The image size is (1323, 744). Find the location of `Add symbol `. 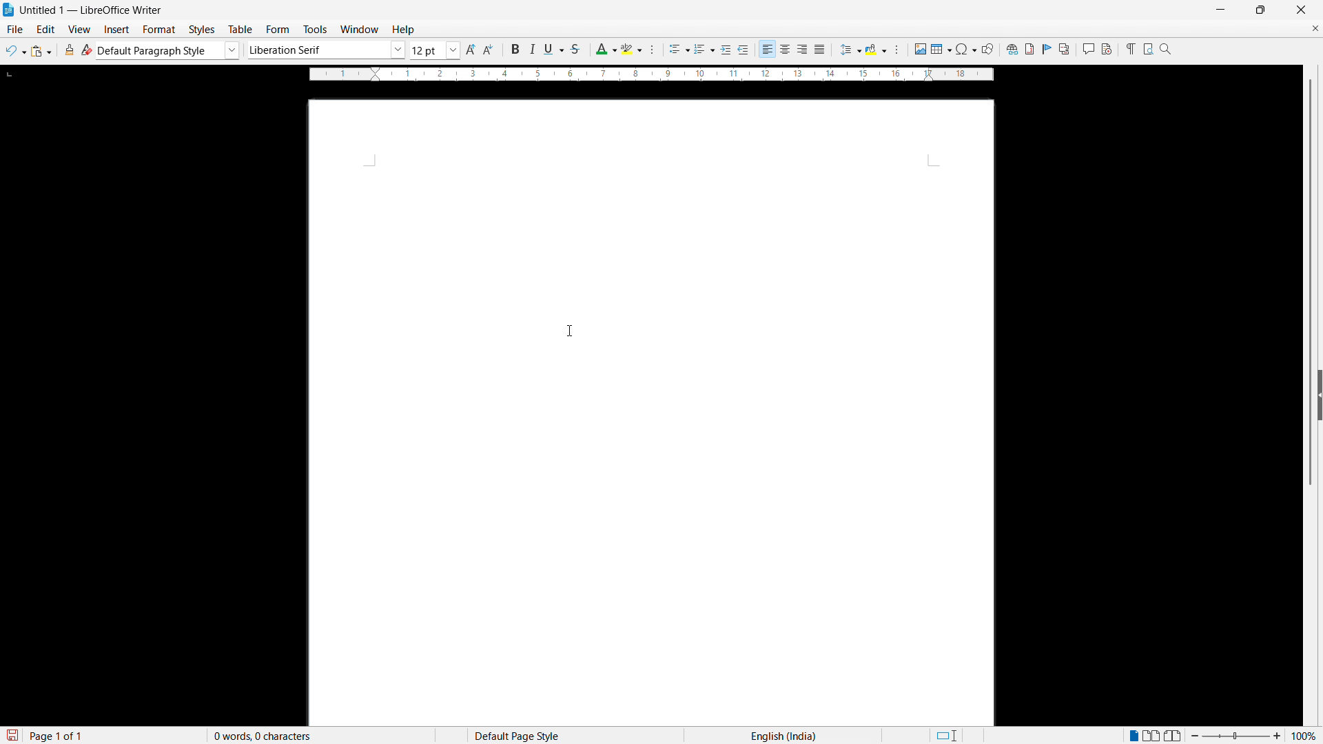

Add symbol  is located at coordinates (965, 48).